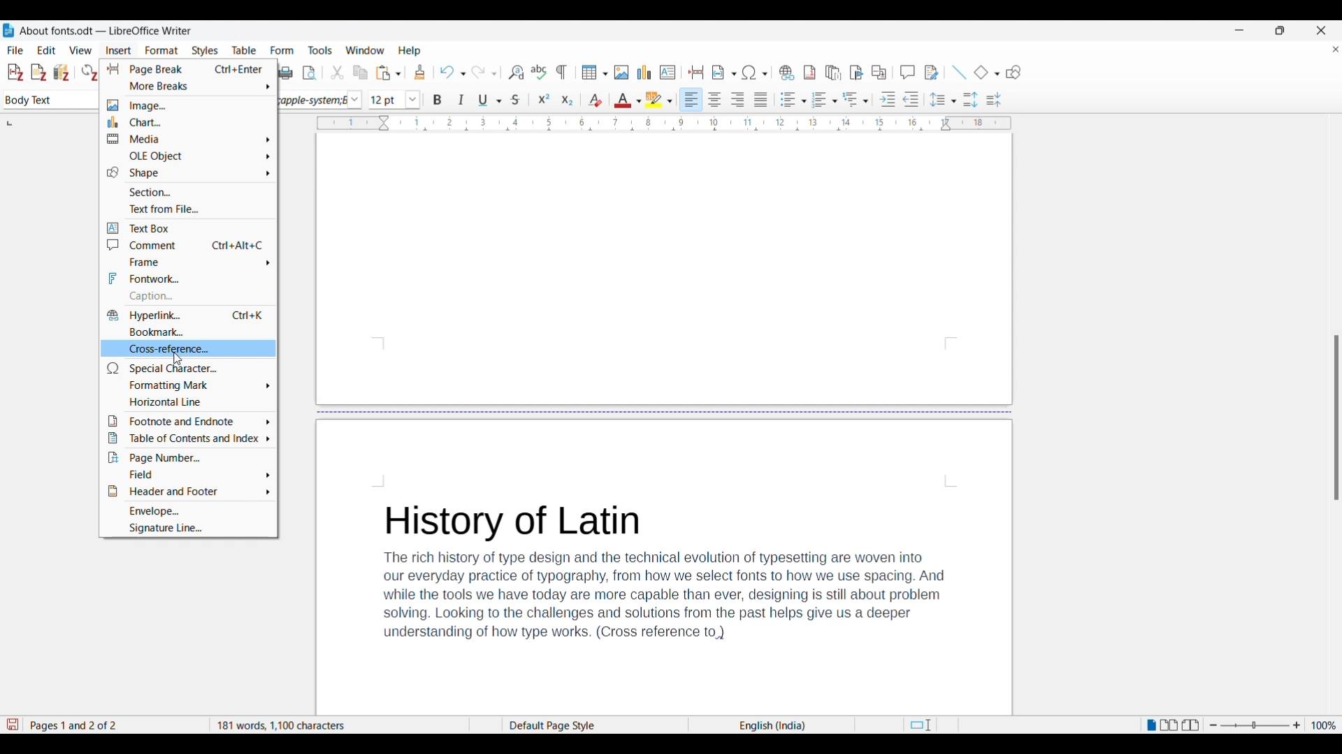  Describe the element at coordinates (188, 228) in the screenshot. I see `Text box` at that location.